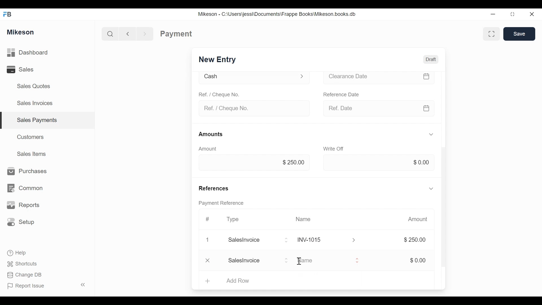 The width and height of the screenshot is (542, 305). Describe the element at coordinates (38, 120) in the screenshot. I see `Sales payments` at that location.